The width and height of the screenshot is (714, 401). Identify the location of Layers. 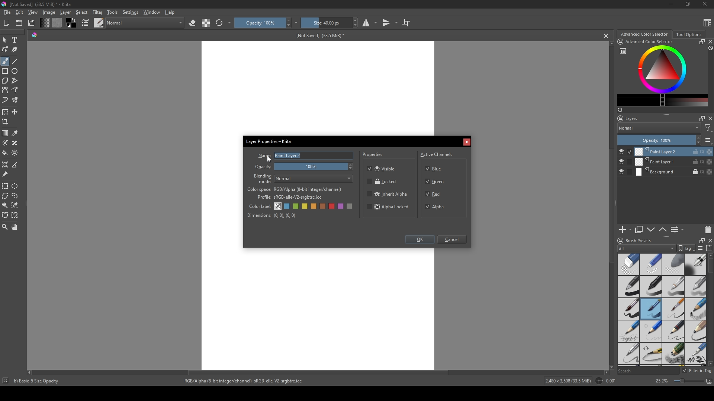
(630, 118).